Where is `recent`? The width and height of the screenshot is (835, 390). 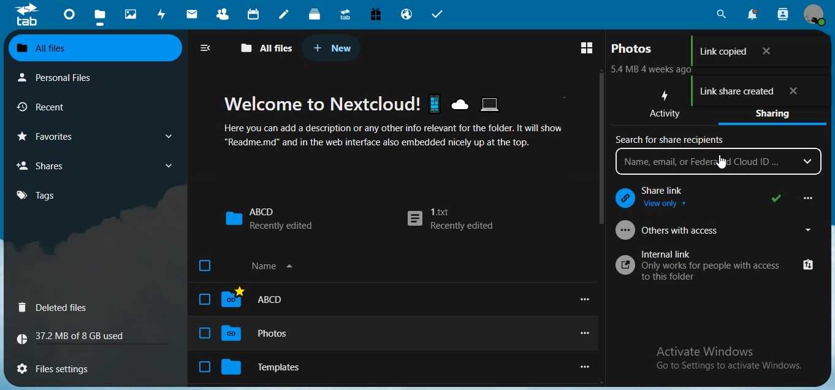
recent is located at coordinates (63, 107).